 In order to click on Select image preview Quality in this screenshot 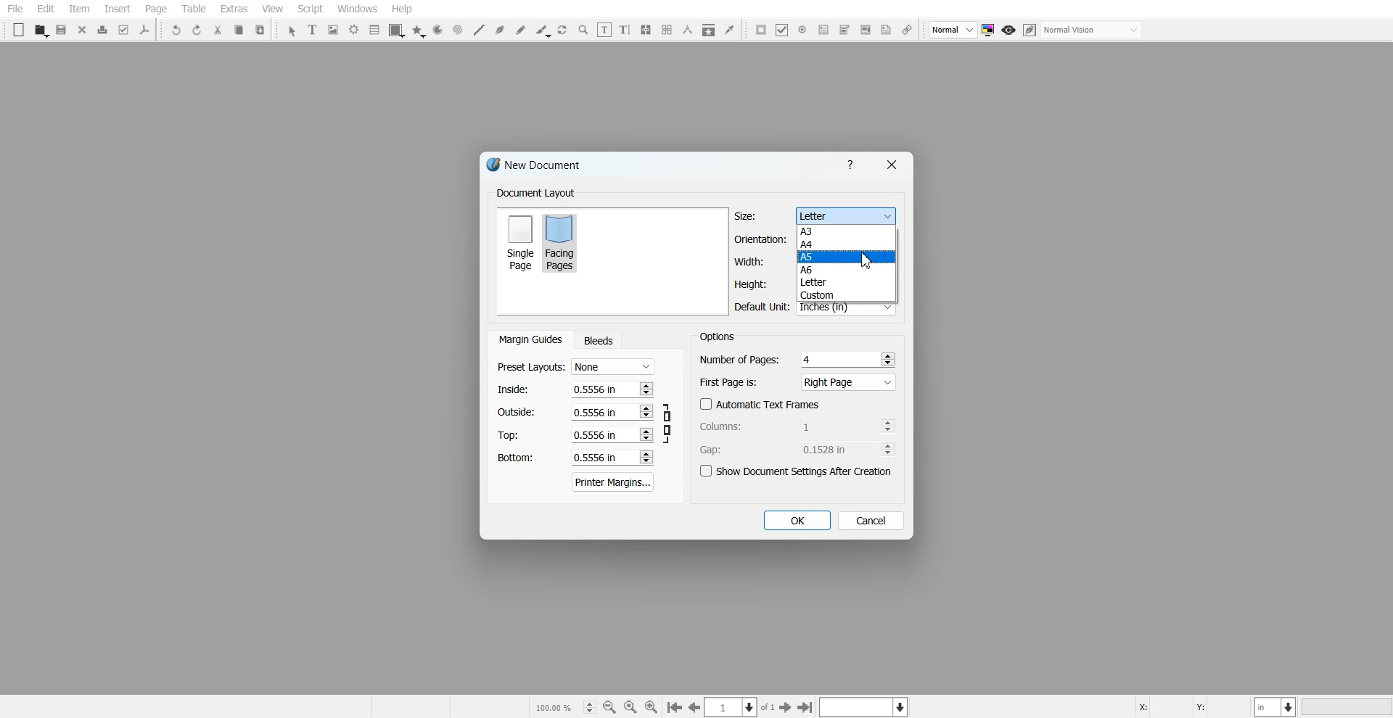, I will do `click(953, 30)`.